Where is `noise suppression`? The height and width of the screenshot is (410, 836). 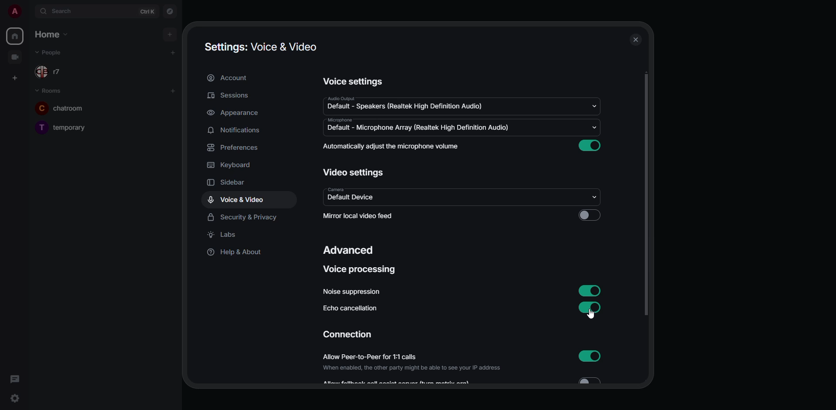
noise suppression is located at coordinates (351, 292).